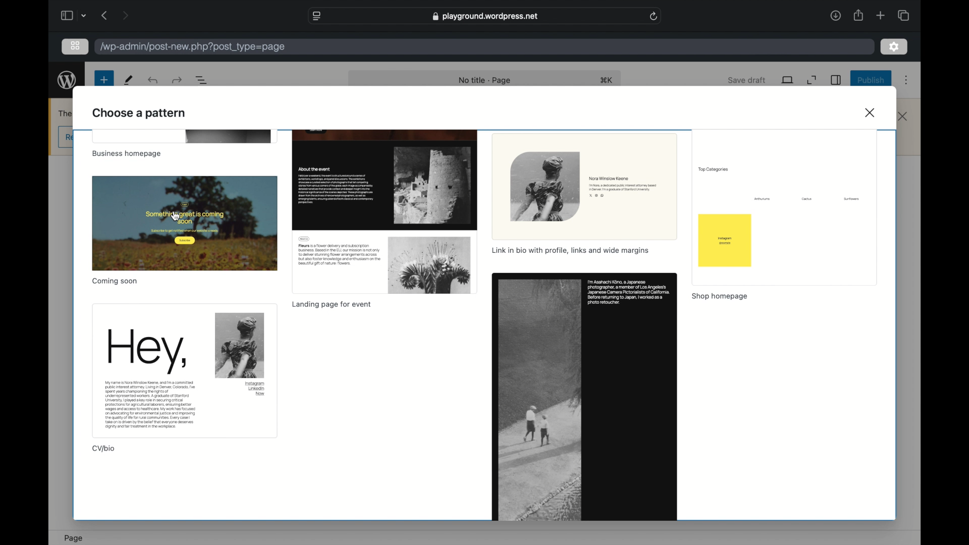 This screenshot has width=969, height=545. I want to click on shop homepage, so click(721, 296).